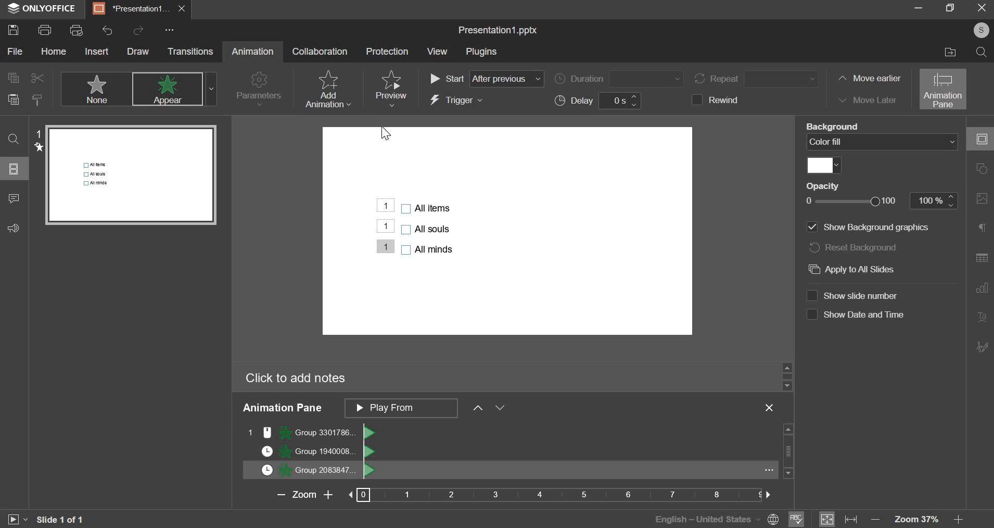 Image resolution: width=994 pixels, height=528 pixels. What do you see at coordinates (858, 269) in the screenshot?
I see `apply to all slides` at bounding box center [858, 269].